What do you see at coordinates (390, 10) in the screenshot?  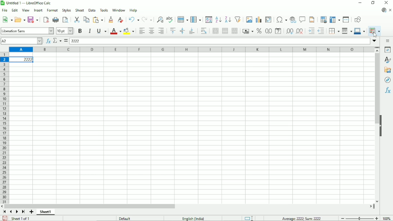 I see `Close document` at bounding box center [390, 10].